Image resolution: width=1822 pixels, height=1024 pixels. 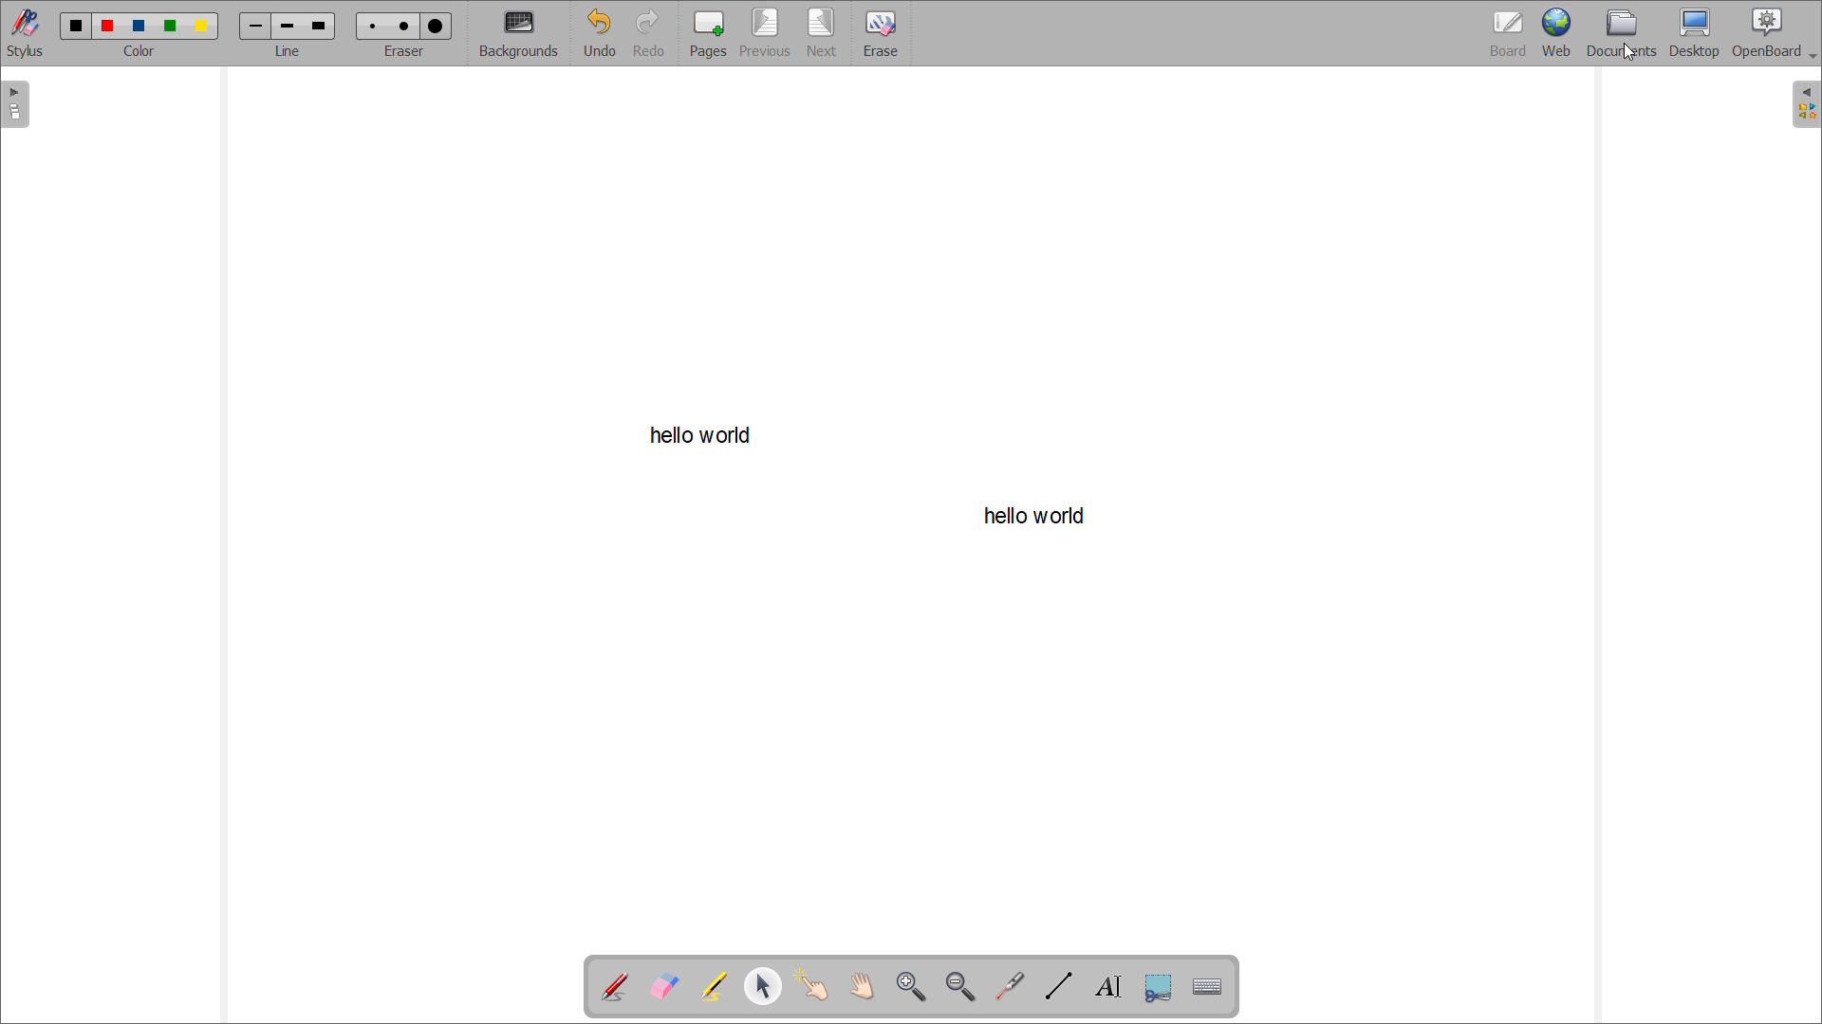 I want to click on undo, so click(x=599, y=32).